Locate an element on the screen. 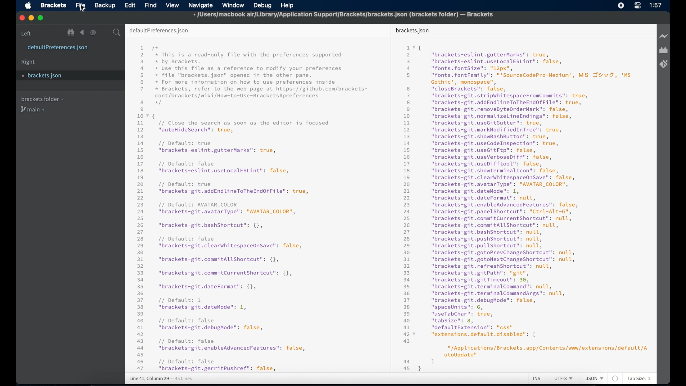  brackets.json is located at coordinates (58, 76).